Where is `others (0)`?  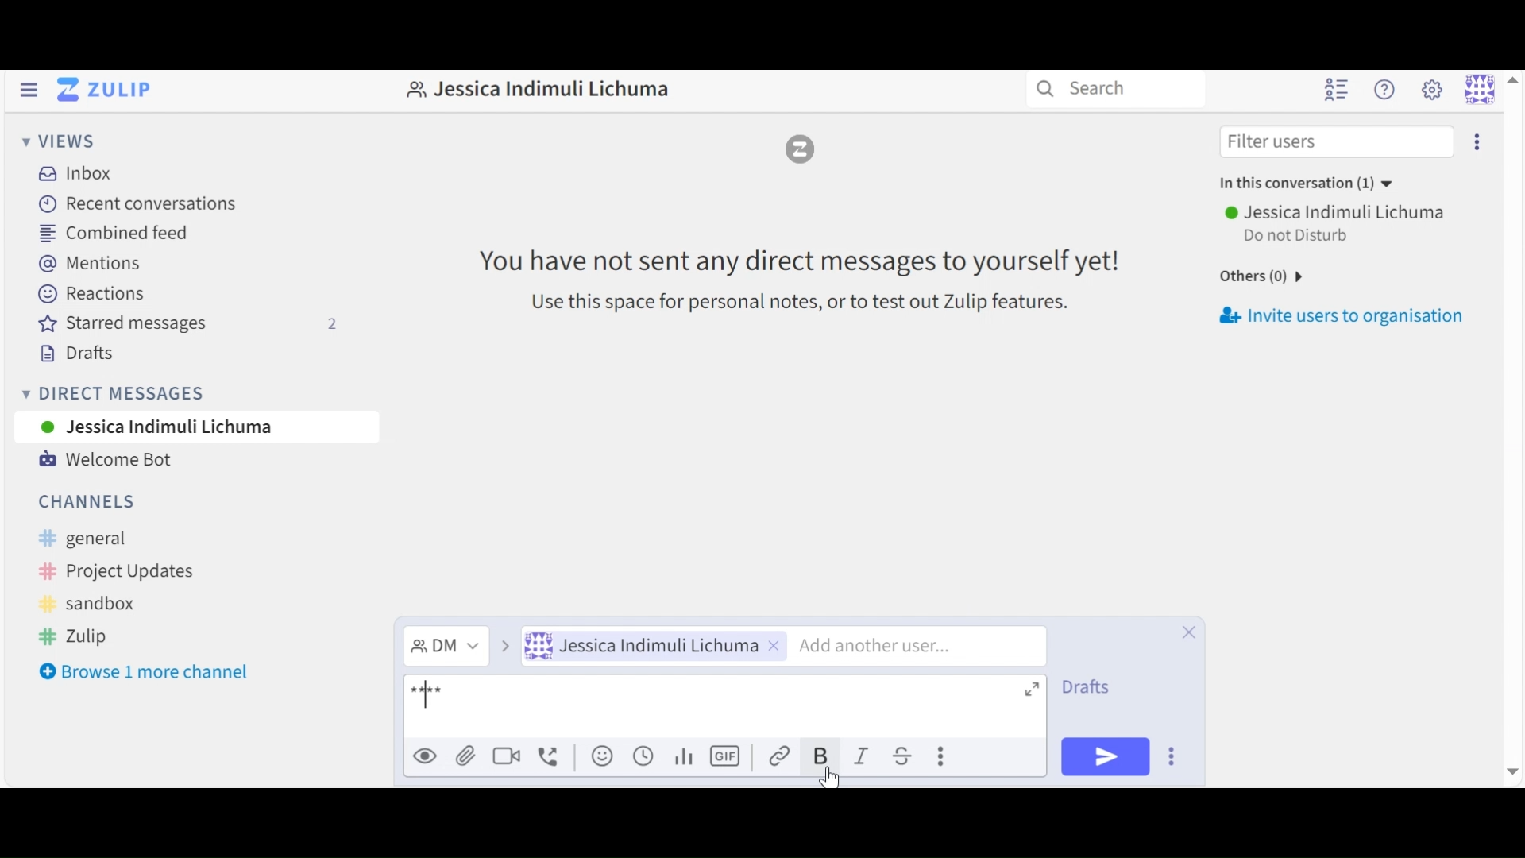
others (0) is located at coordinates (1256, 278).